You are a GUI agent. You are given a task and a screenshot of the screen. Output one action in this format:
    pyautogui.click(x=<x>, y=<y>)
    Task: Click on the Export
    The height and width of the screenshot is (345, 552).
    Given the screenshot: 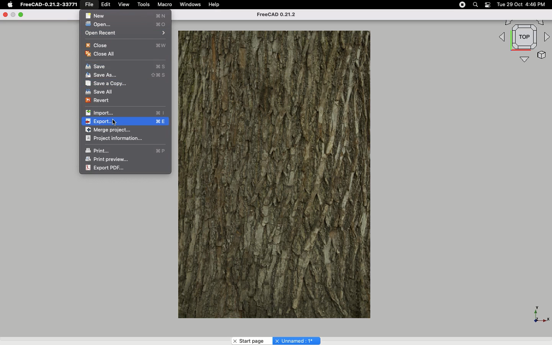 What is the action you would take?
    pyautogui.click(x=123, y=121)
    